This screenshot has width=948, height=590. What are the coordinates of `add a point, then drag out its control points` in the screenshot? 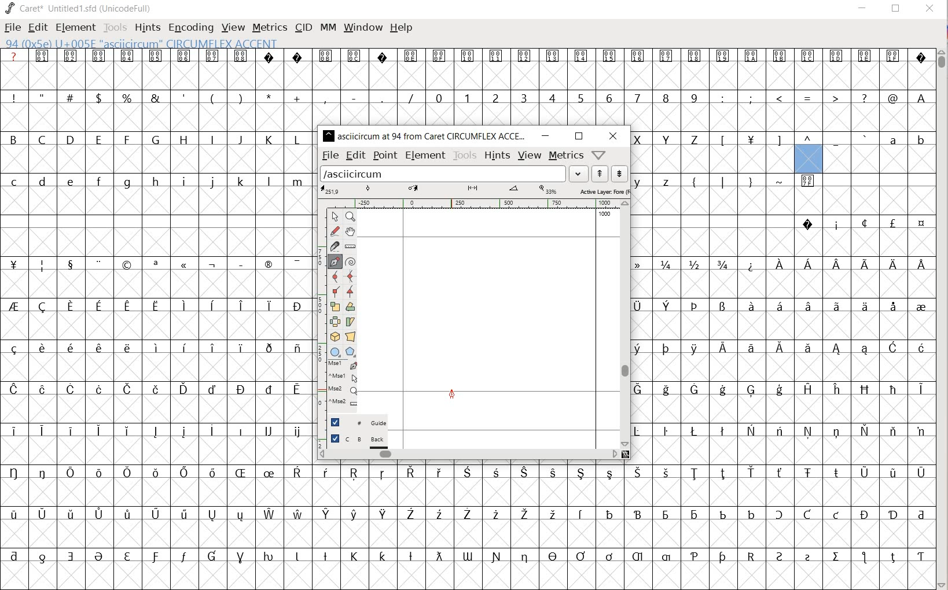 It's located at (334, 261).